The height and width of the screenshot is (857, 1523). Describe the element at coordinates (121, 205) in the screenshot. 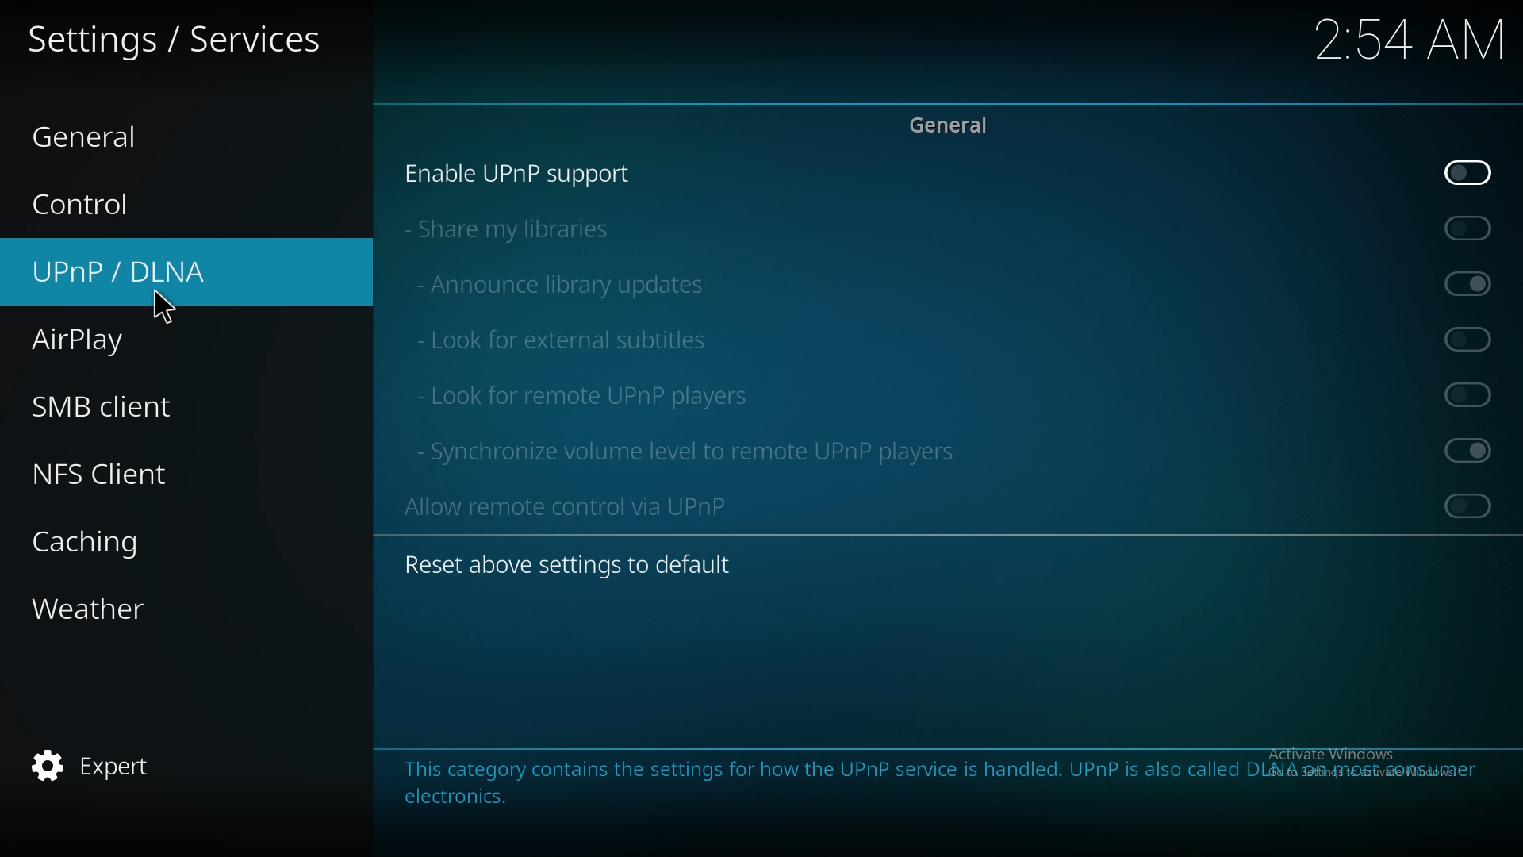

I see `control` at that location.